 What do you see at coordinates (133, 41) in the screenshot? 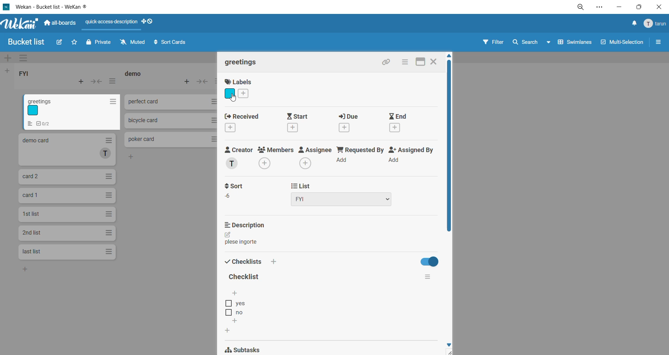
I see `muted` at bounding box center [133, 41].